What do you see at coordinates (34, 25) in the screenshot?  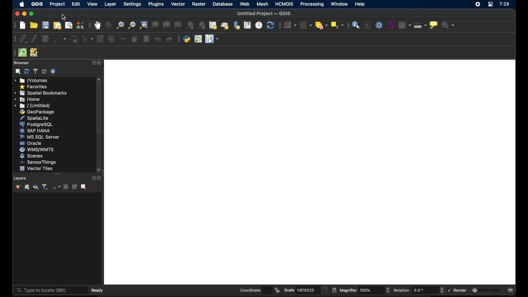 I see `open project` at bounding box center [34, 25].